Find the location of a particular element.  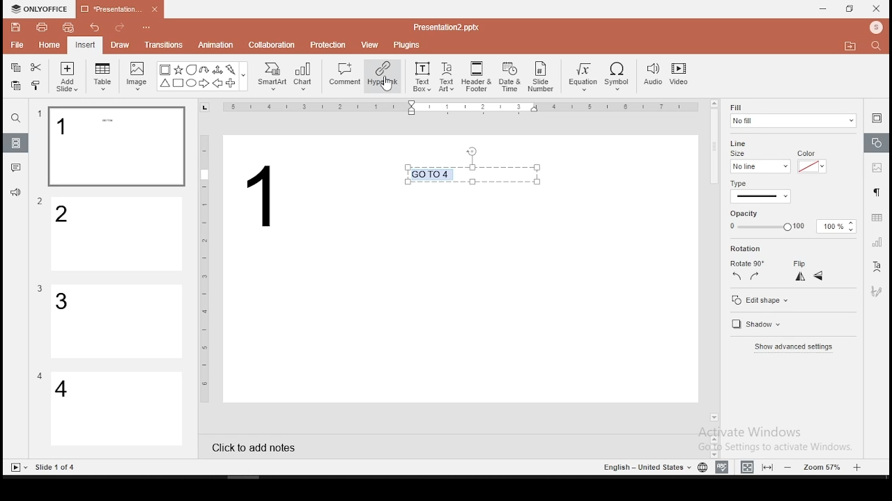

slide 4 is located at coordinates (117, 410).